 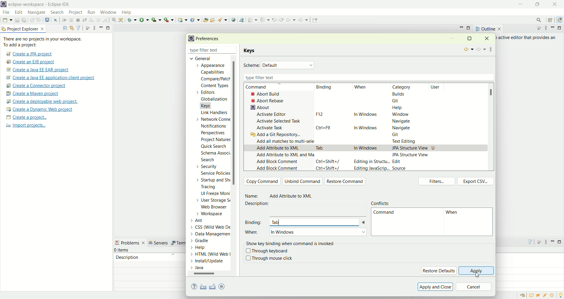 I want to click on suspend, so click(x=71, y=21).